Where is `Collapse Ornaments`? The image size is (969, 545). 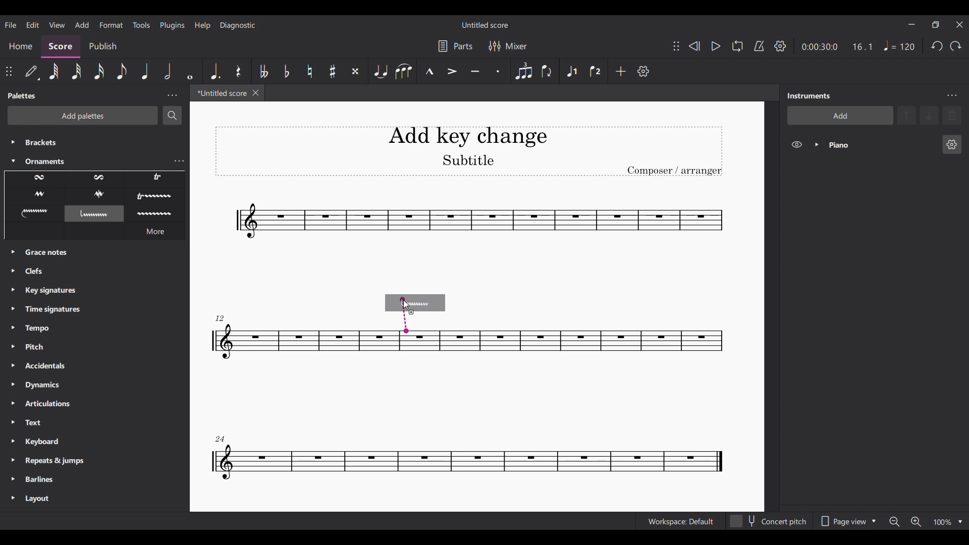 Collapse Ornaments is located at coordinates (14, 161).